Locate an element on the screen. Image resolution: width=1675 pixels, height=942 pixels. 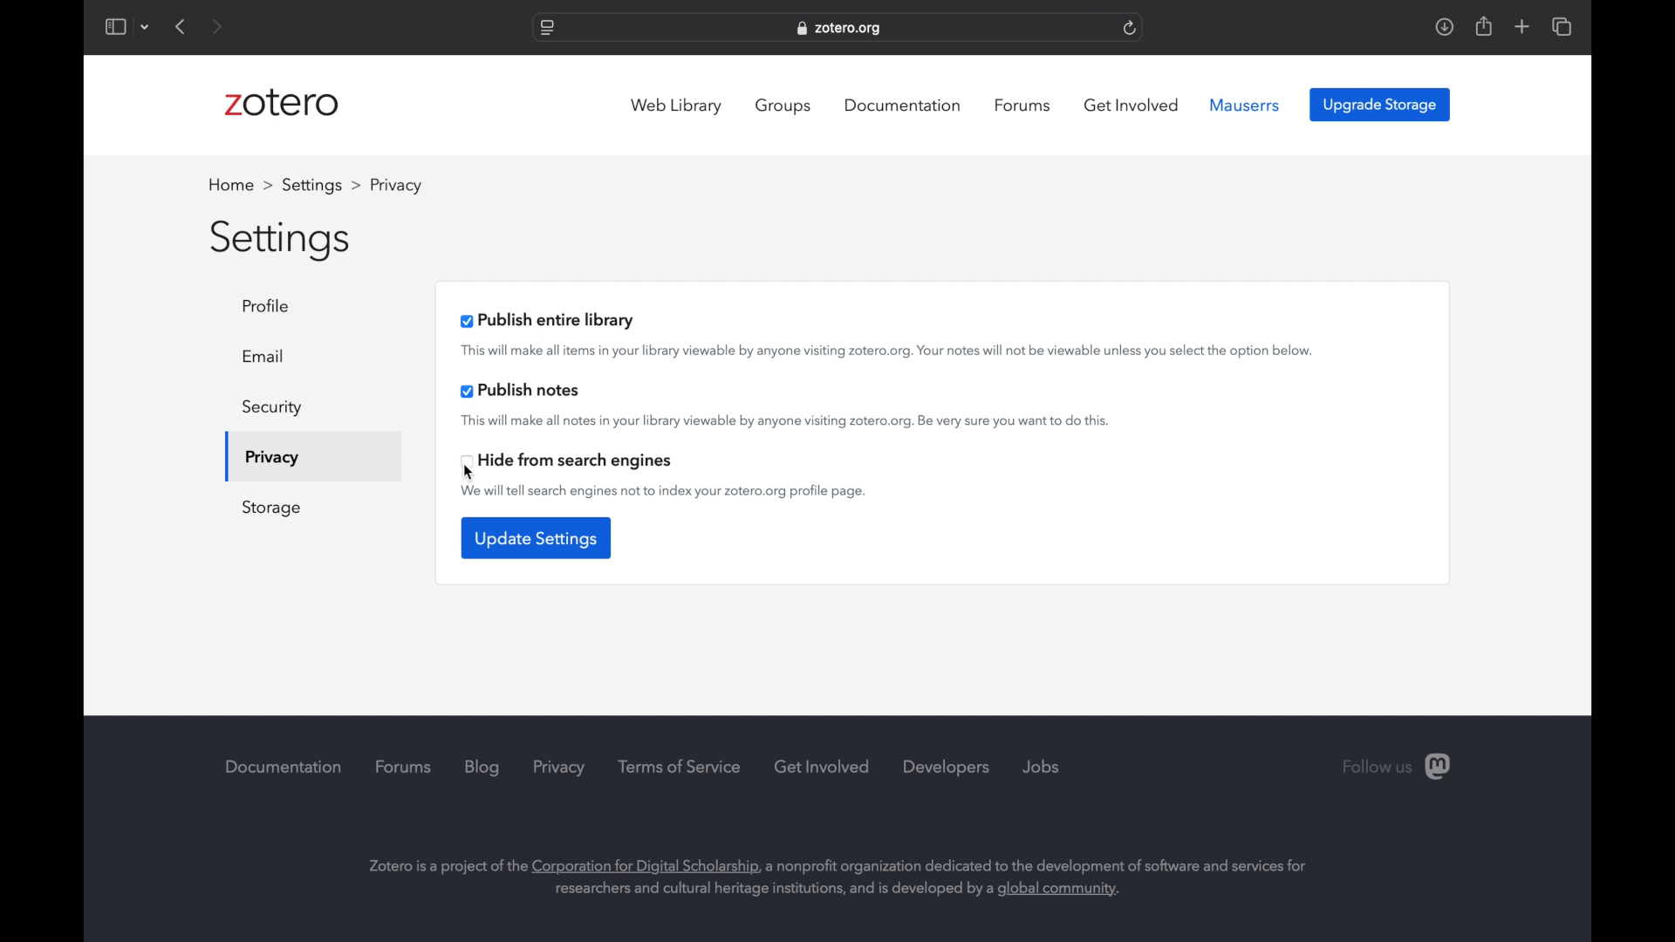
privacy is located at coordinates (561, 768).